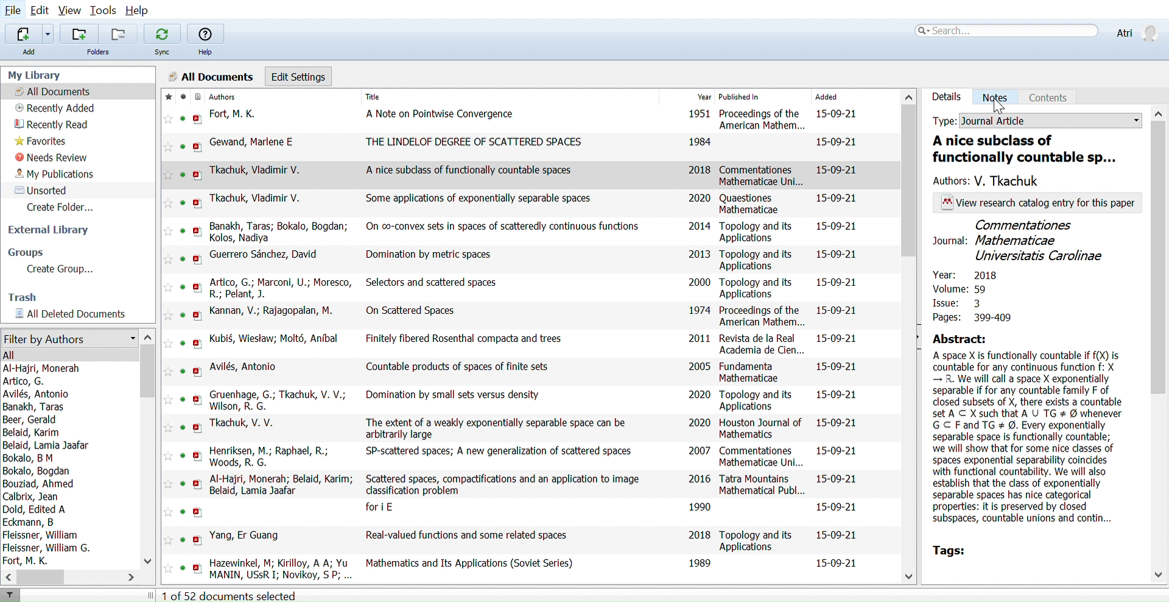  I want to click on 15-09-21, so click(836, 143).